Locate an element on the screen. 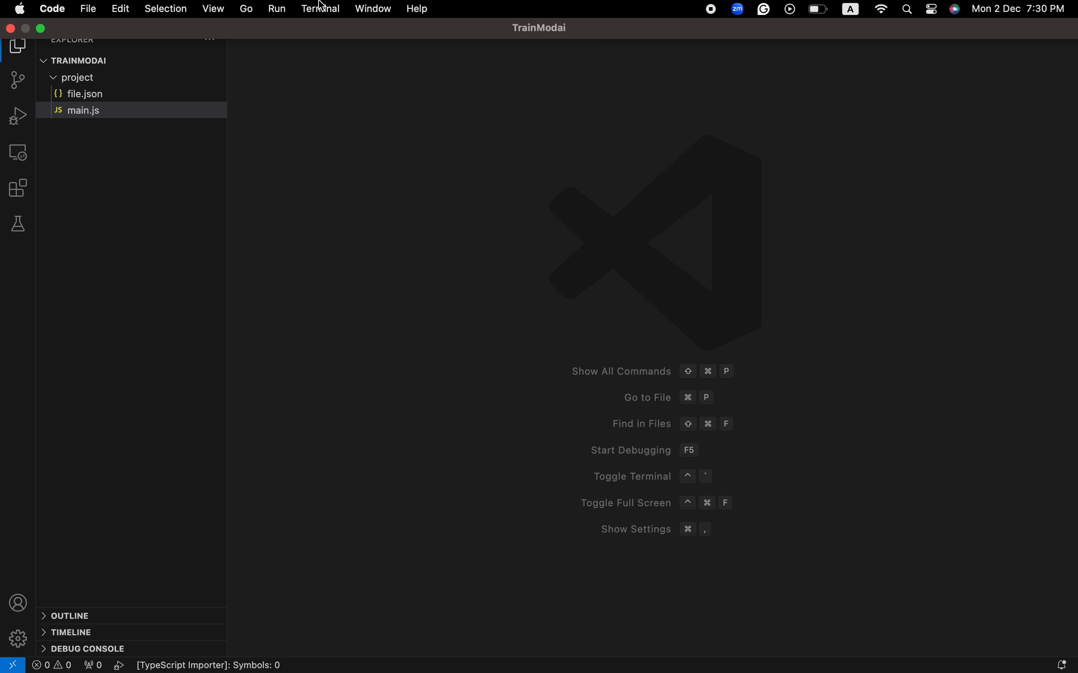 Image resolution: width=1078 pixels, height=673 pixels. help is located at coordinates (419, 9).